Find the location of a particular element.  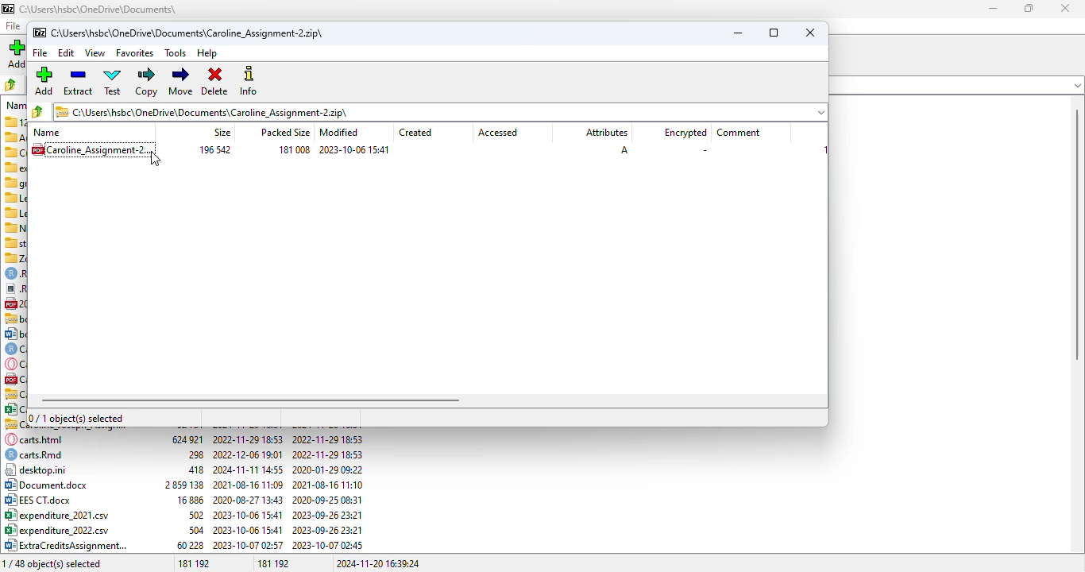

close is located at coordinates (811, 33).